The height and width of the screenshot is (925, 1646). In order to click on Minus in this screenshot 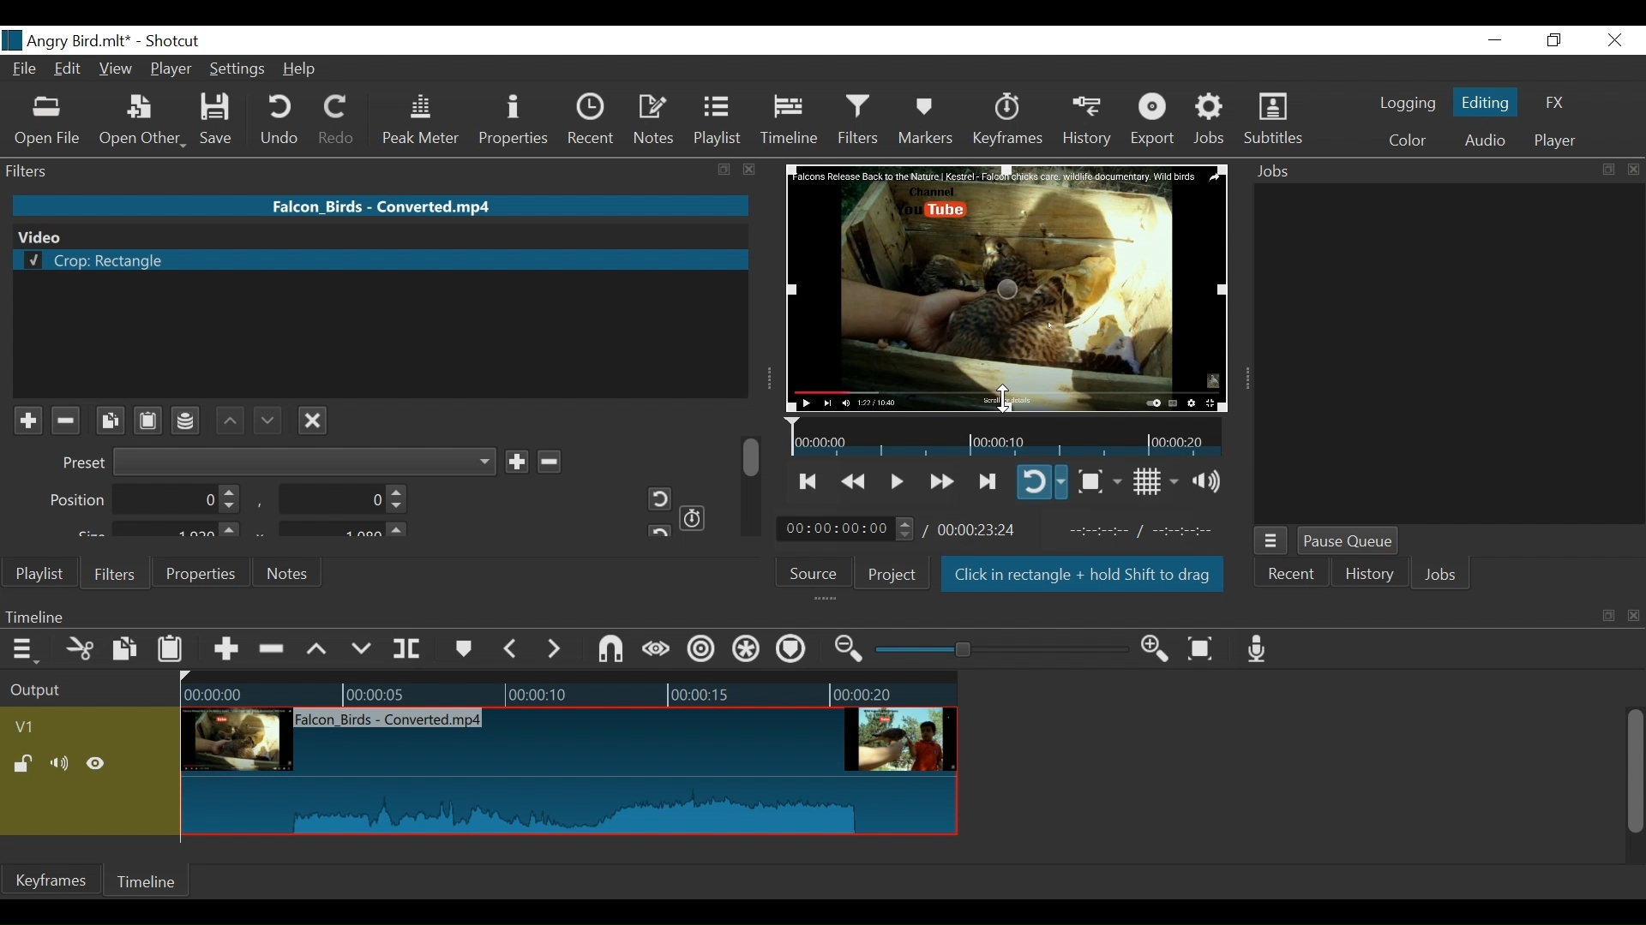, I will do `click(548, 459)`.